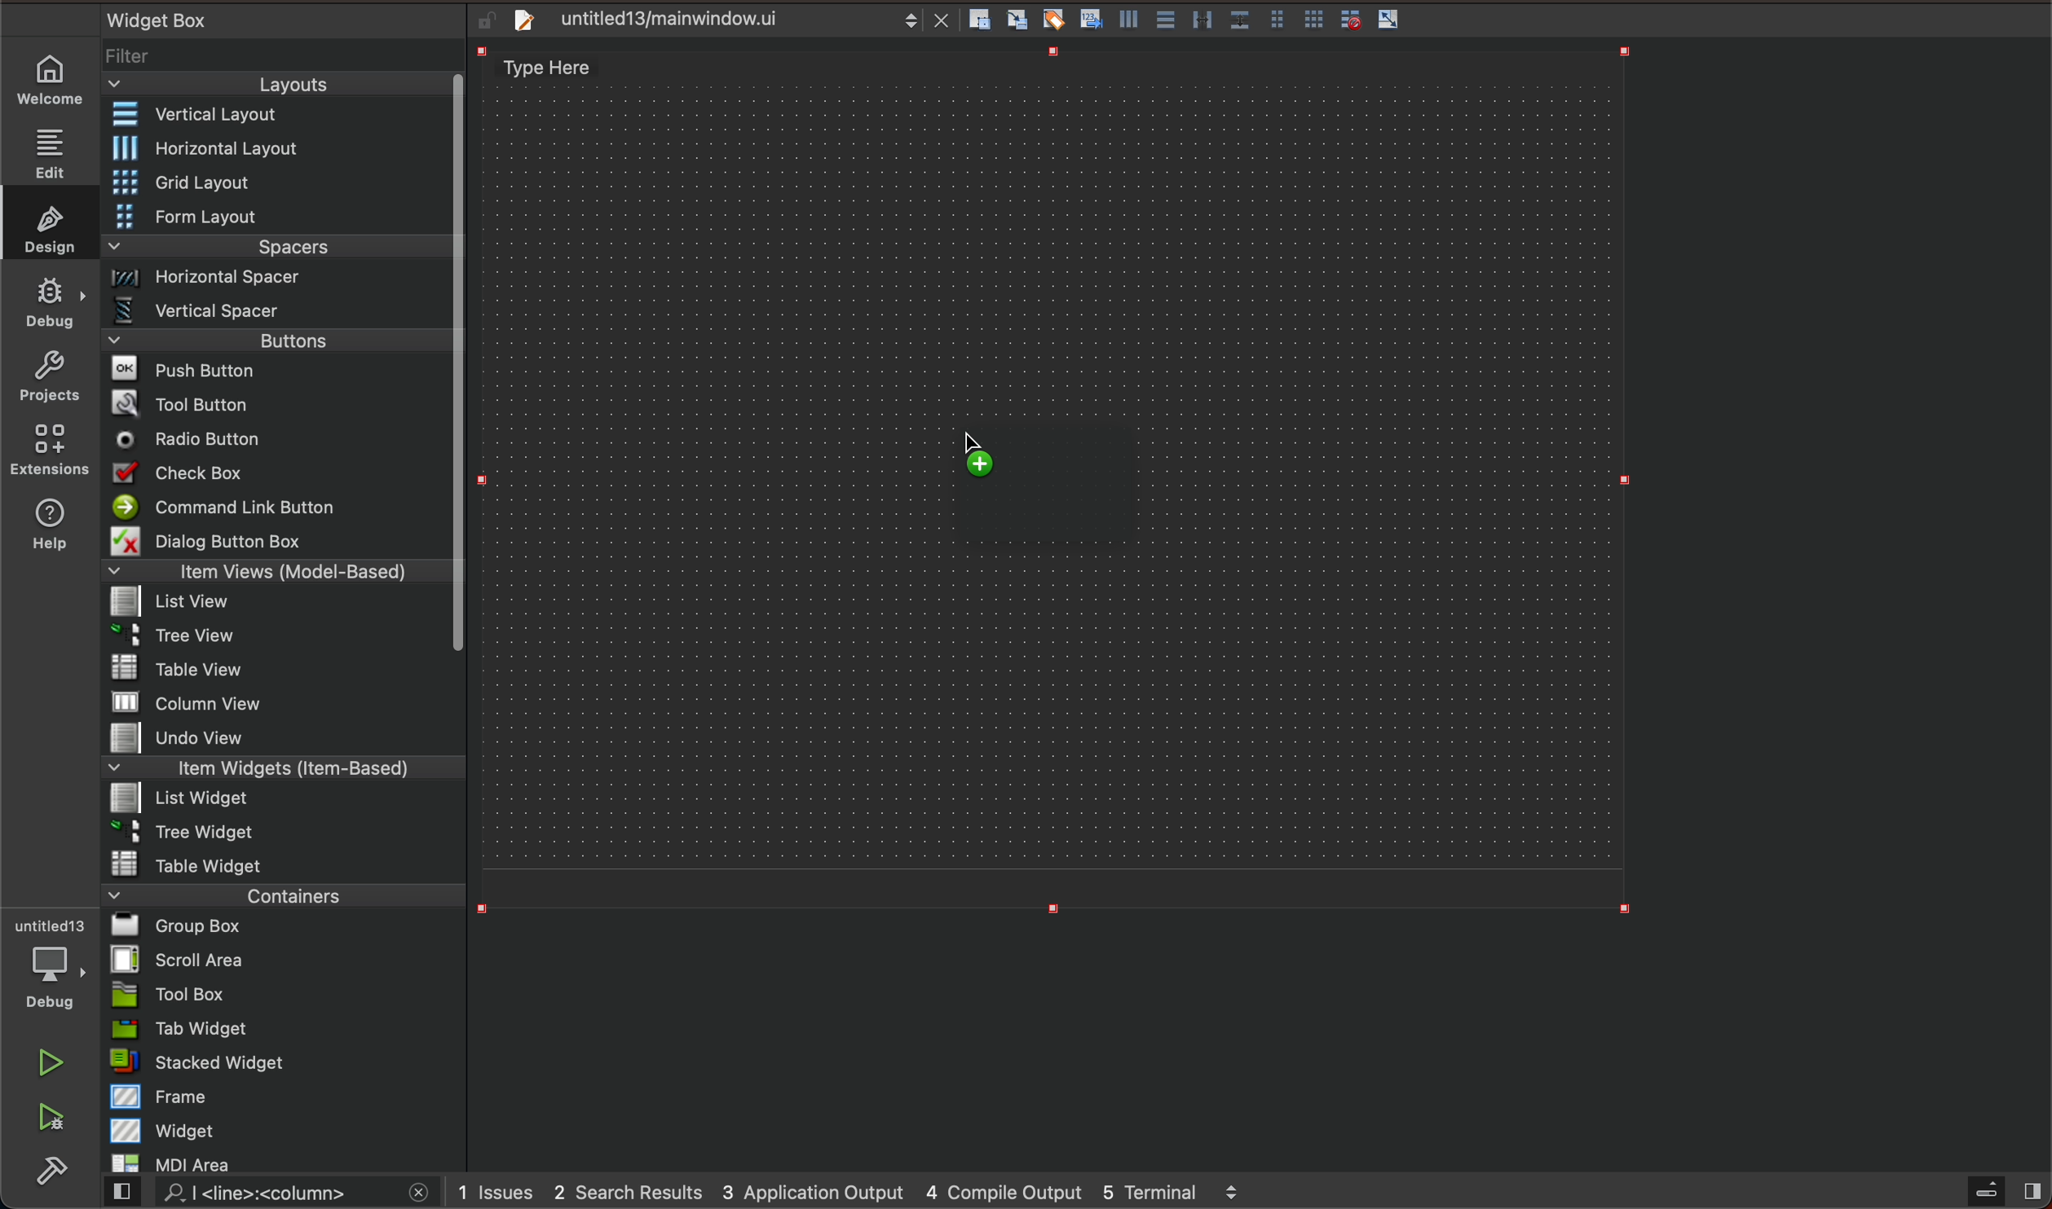 This screenshot has height=1209, width=2052. What do you see at coordinates (281, 863) in the screenshot?
I see `table widget` at bounding box center [281, 863].